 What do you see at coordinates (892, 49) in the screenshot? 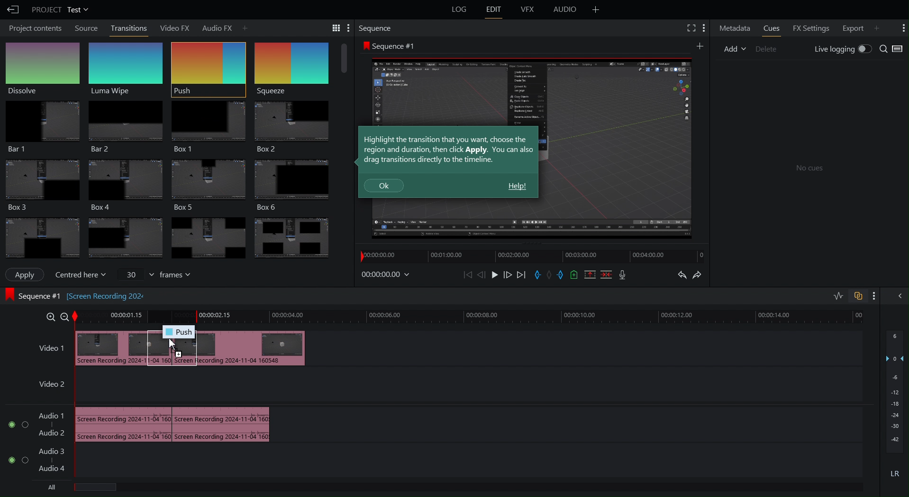
I see `Search` at bounding box center [892, 49].